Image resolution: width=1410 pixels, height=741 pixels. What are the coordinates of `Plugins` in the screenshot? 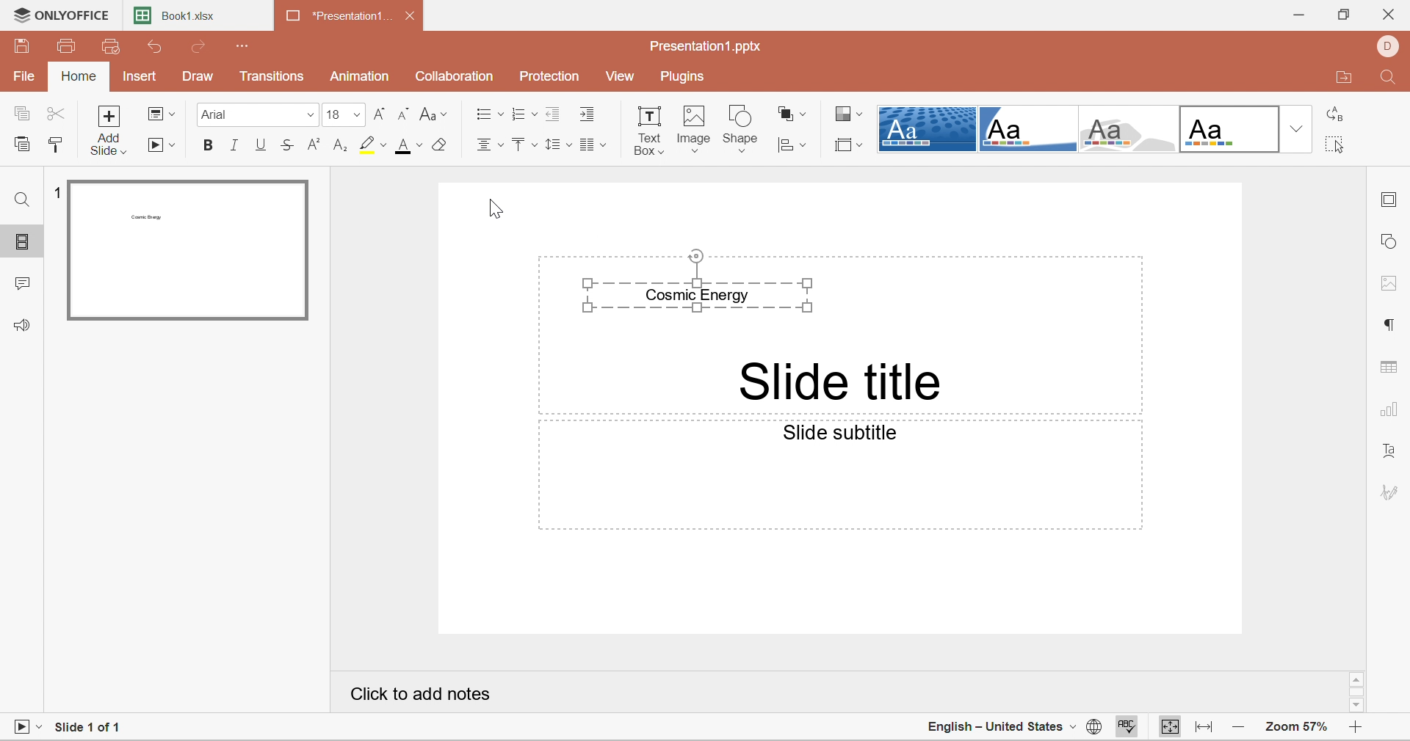 It's located at (684, 78).